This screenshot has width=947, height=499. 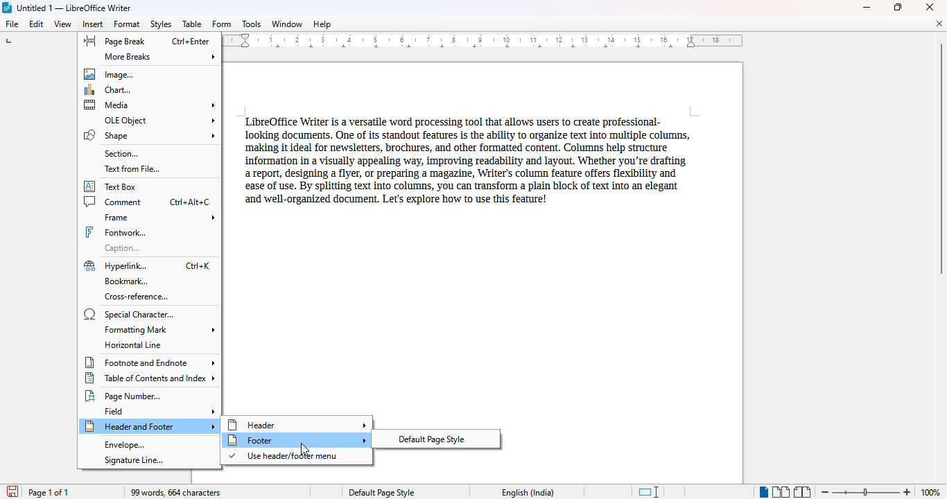 I want to click on maximize, so click(x=898, y=6).